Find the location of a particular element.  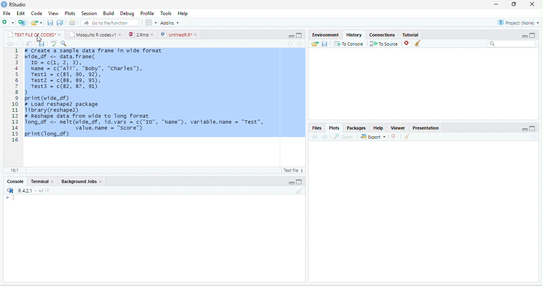

Code is located at coordinates (37, 13).